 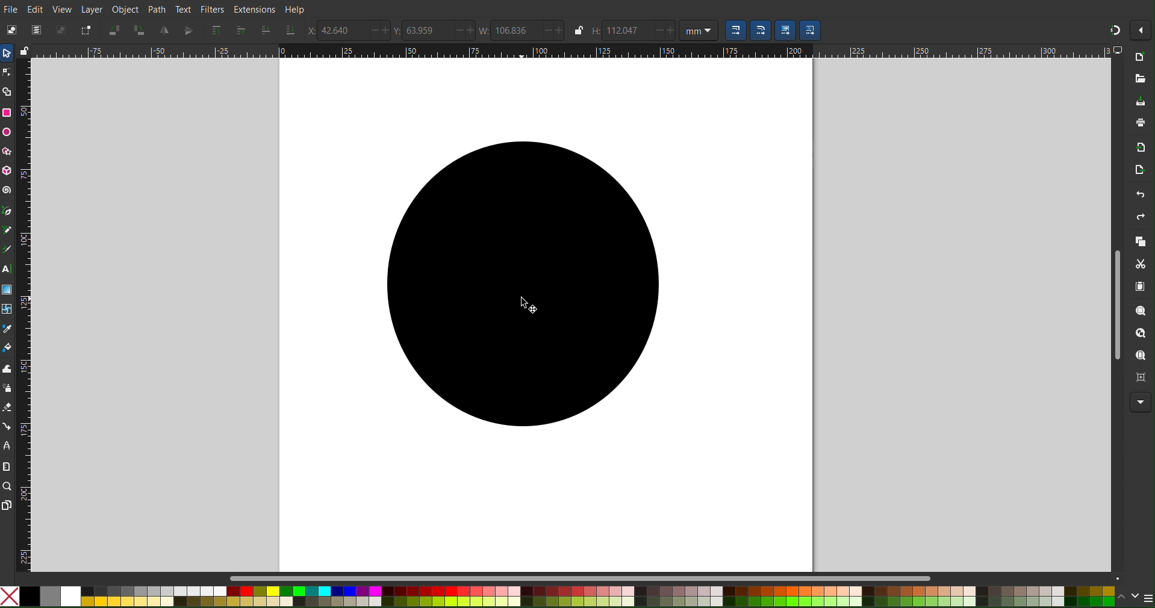 I want to click on Connection, so click(x=7, y=427).